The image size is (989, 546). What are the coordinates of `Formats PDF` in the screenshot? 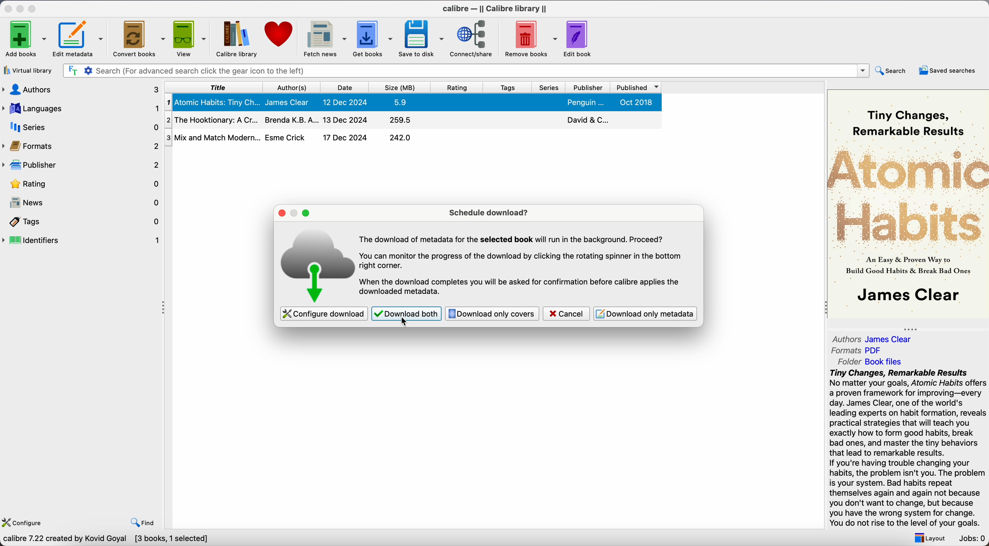 It's located at (857, 351).